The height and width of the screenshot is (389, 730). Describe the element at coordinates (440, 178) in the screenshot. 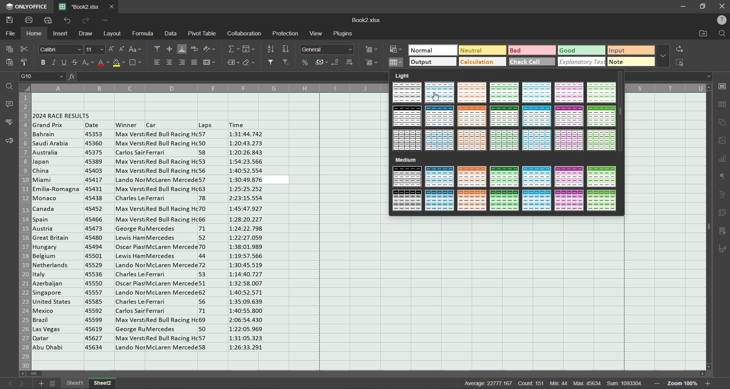

I see `table style medium 2` at that location.